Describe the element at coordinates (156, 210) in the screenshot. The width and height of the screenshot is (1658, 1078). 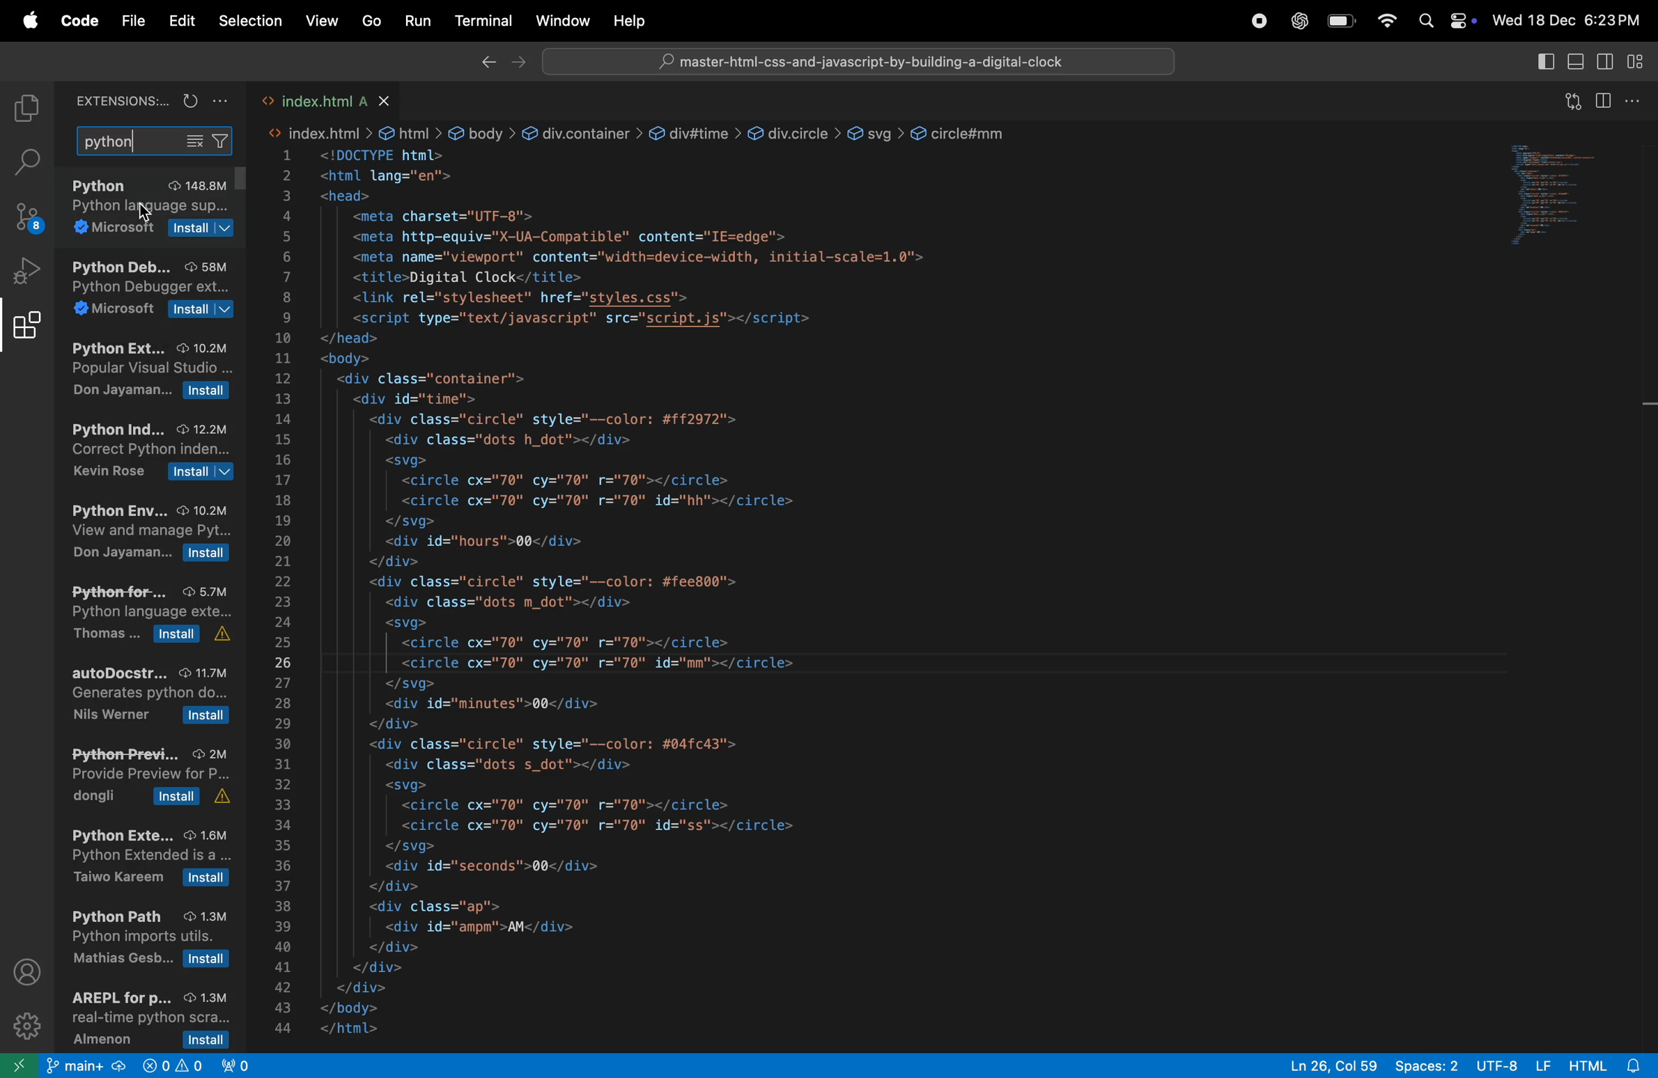
I see `python extension` at that location.